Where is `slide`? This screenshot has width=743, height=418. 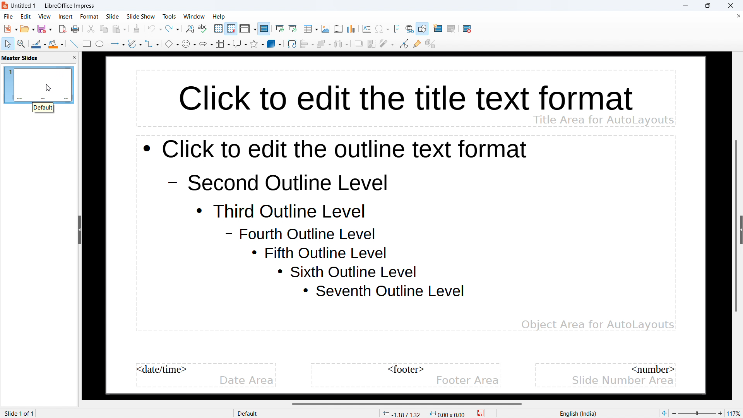 slide is located at coordinates (112, 16).